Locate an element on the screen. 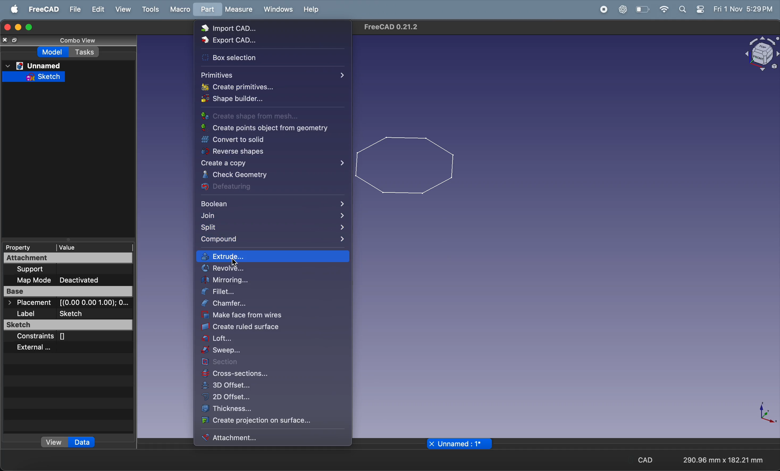  task is located at coordinates (85, 53).